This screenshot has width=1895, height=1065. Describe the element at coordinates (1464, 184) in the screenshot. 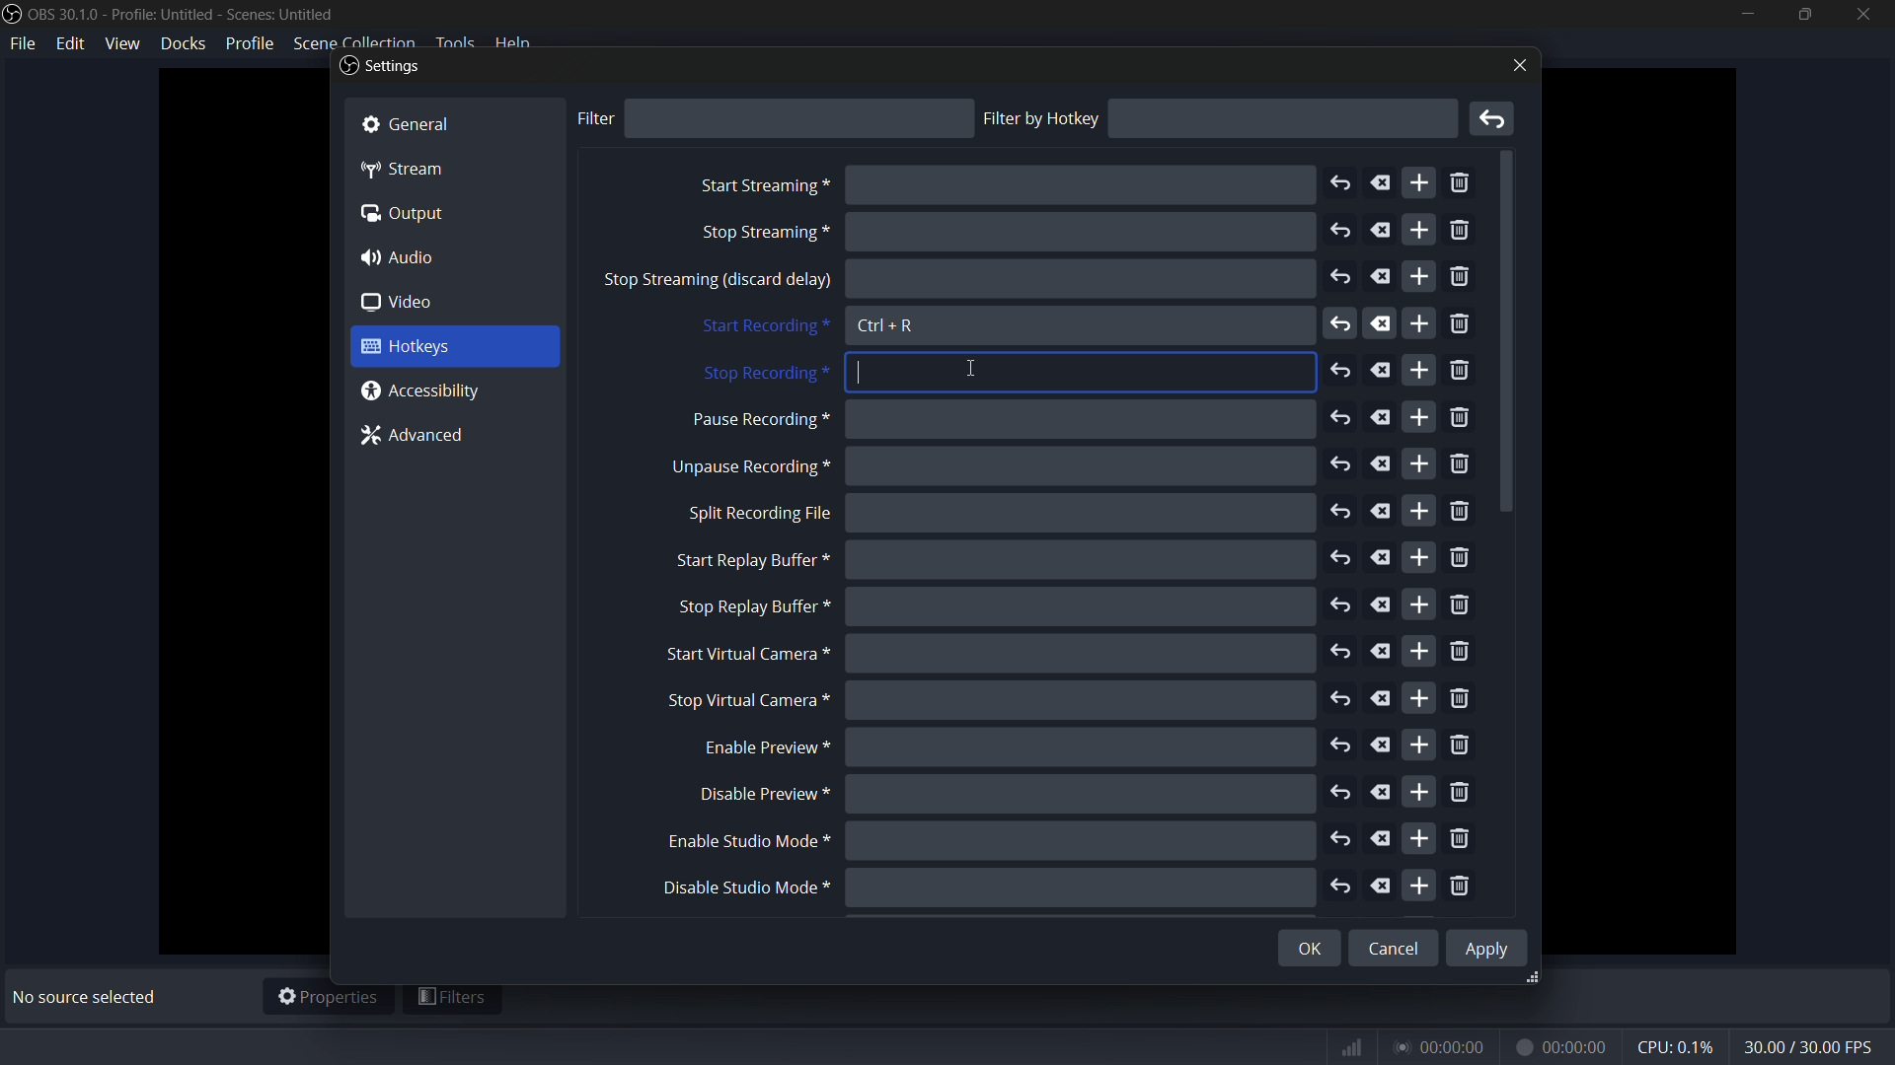

I see `remove` at that location.